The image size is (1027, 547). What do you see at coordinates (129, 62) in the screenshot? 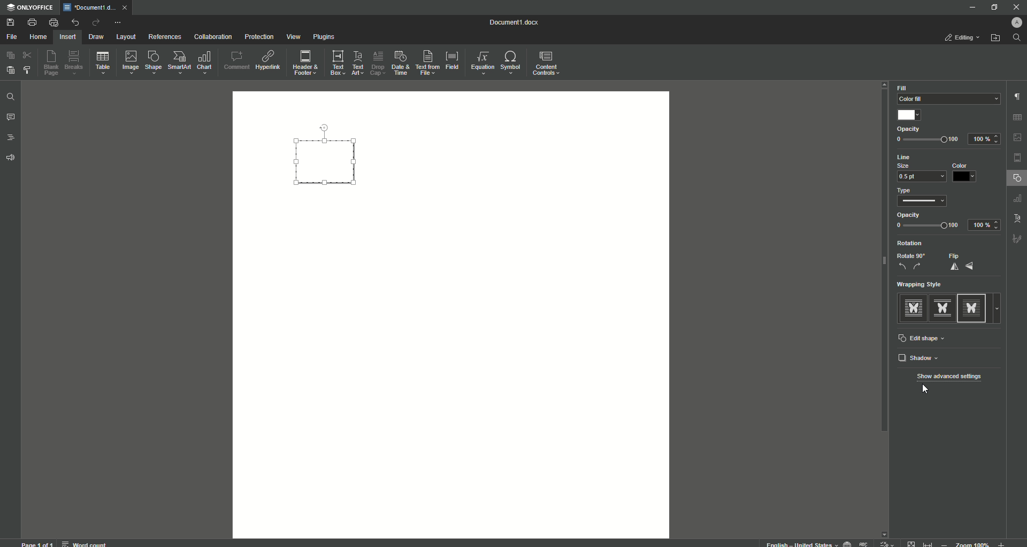
I see `Image` at bounding box center [129, 62].